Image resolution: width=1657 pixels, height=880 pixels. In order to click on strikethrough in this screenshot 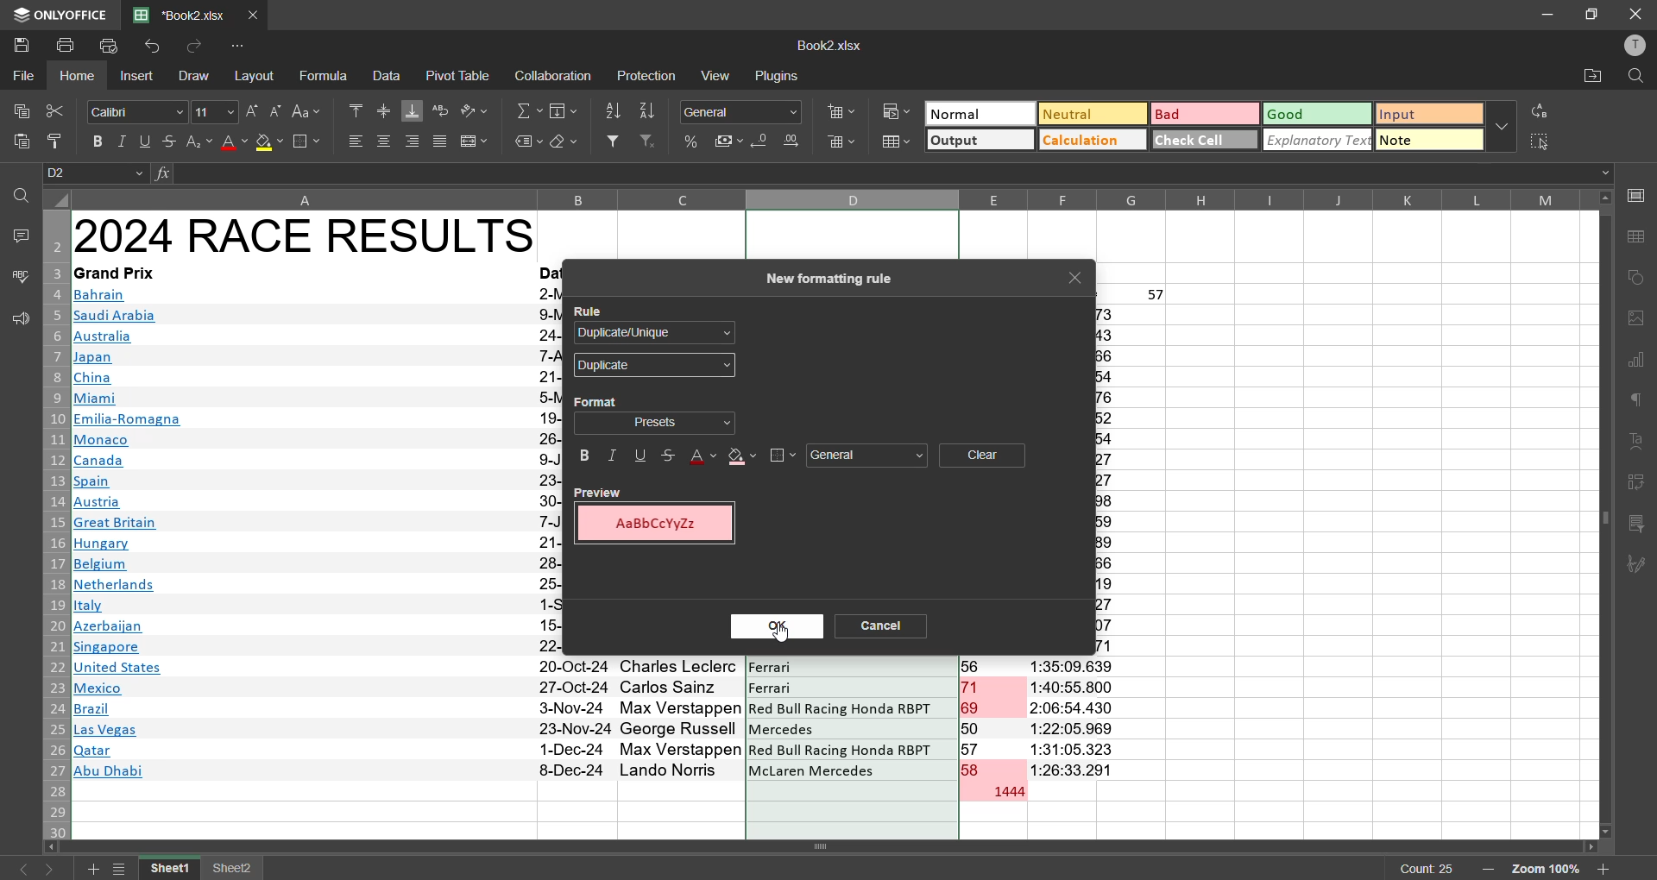, I will do `click(667, 456)`.